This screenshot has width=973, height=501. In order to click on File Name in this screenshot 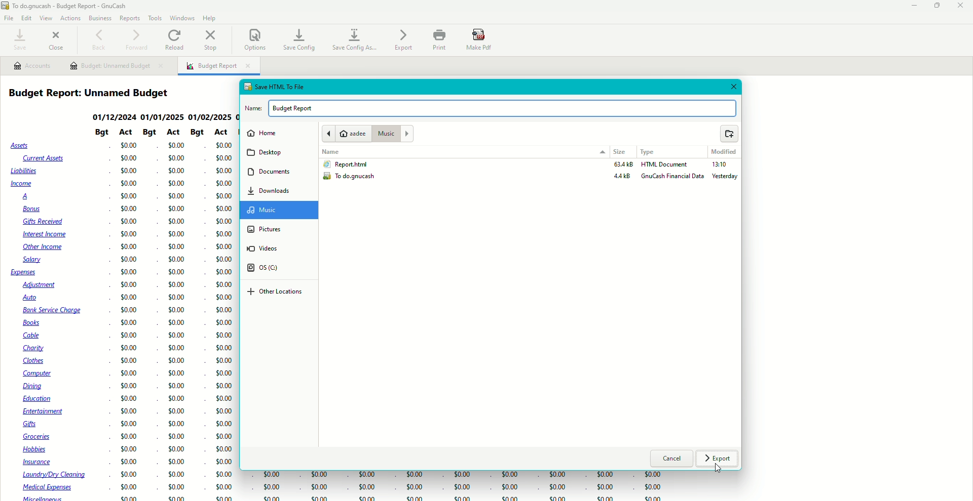, I will do `click(491, 108)`.